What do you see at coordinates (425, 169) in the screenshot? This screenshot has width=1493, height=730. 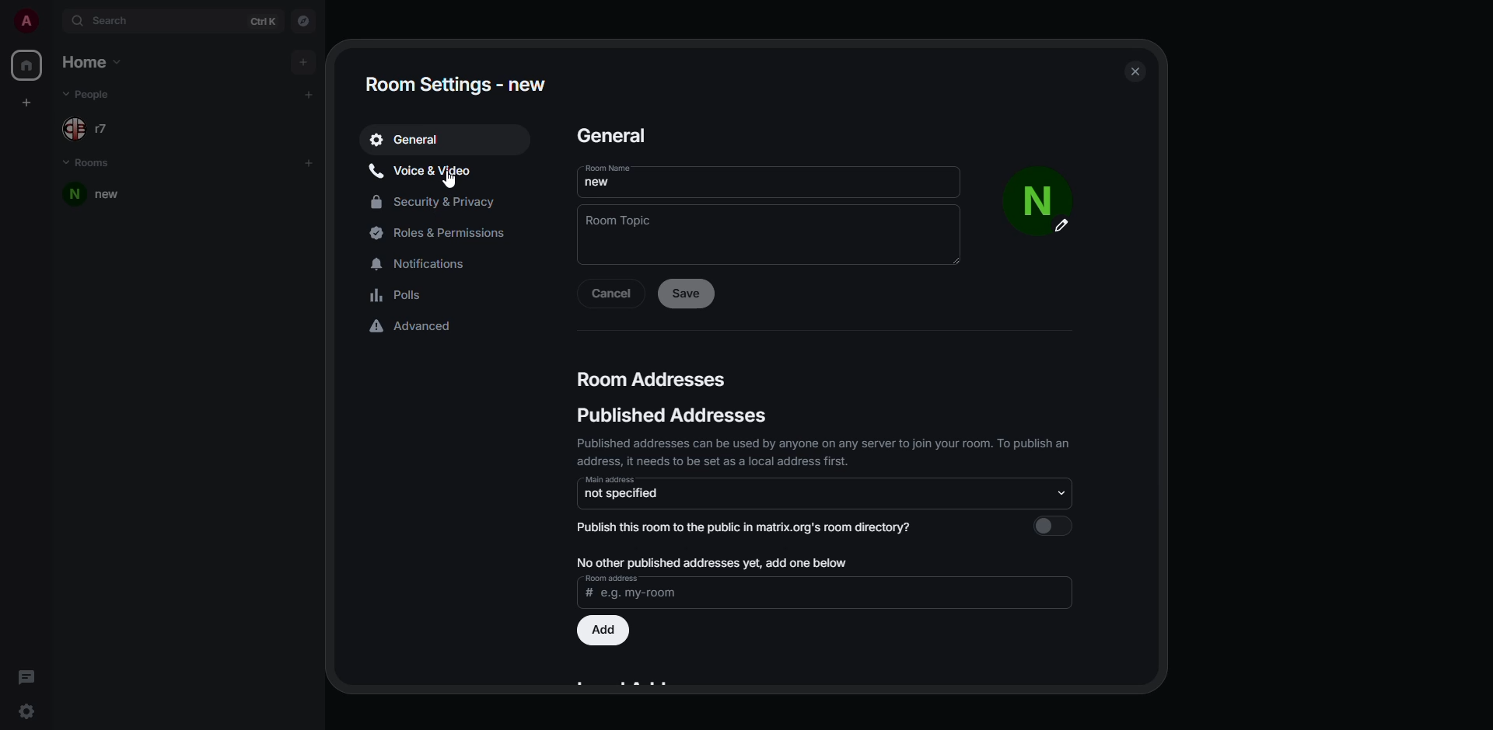 I see `voice & video` at bounding box center [425, 169].